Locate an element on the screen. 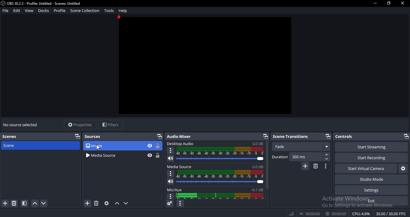 This screenshot has width=410, height=217. fade is located at coordinates (302, 147).